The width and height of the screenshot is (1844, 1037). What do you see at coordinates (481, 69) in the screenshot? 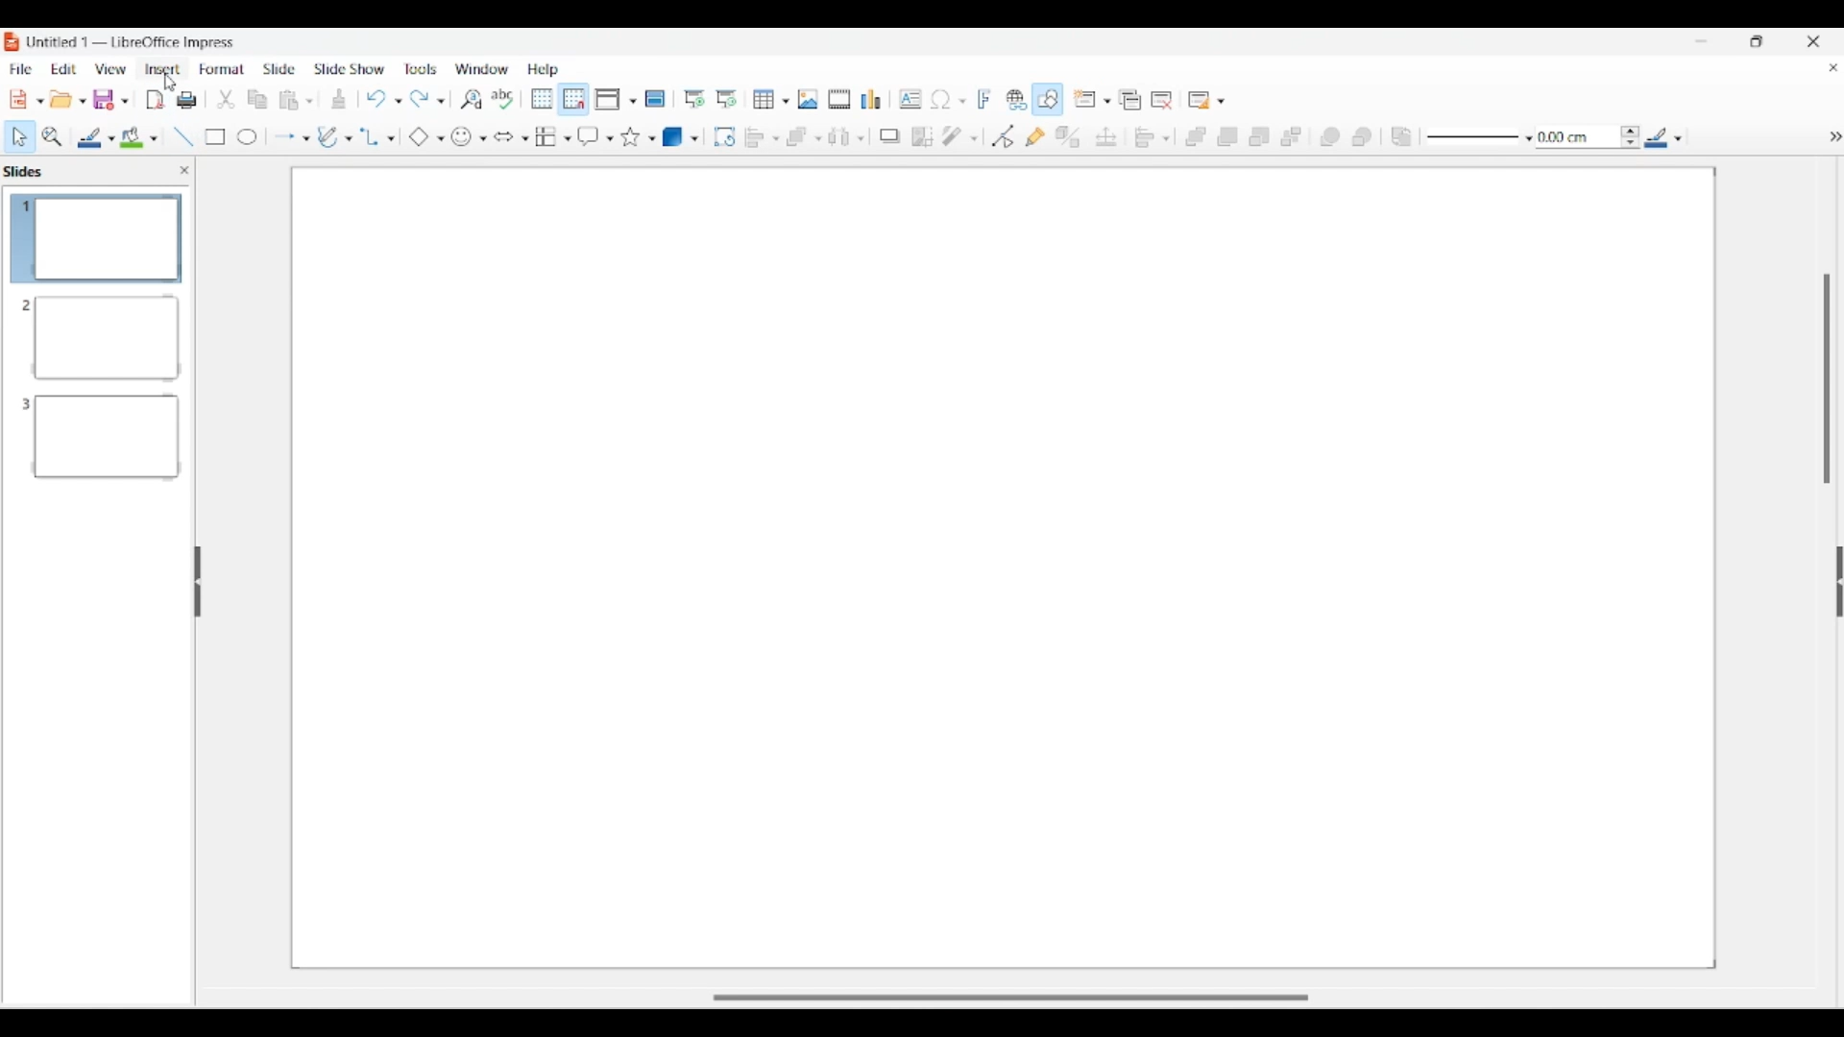
I see `Window menu` at bounding box center [481, 69].